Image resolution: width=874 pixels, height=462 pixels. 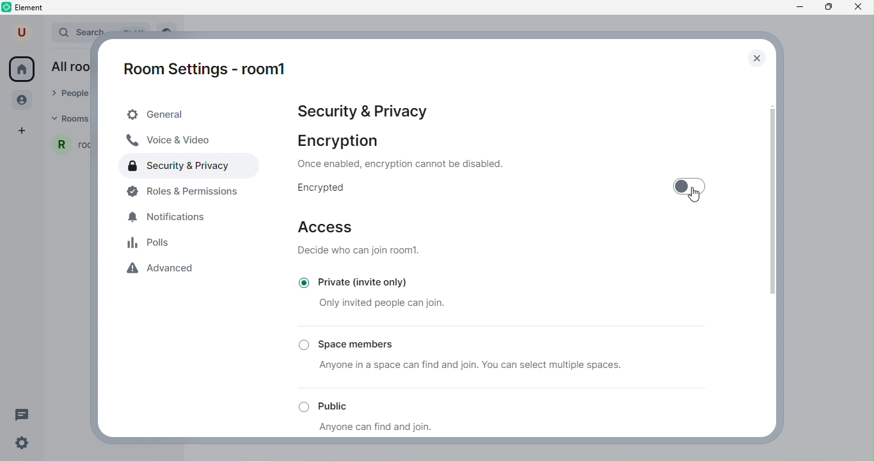 I want to click on close, so click(x=861, y=9).